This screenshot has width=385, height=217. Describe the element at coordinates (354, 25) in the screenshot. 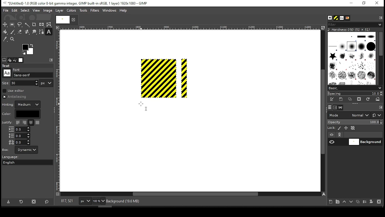

I see `filters` at that location.